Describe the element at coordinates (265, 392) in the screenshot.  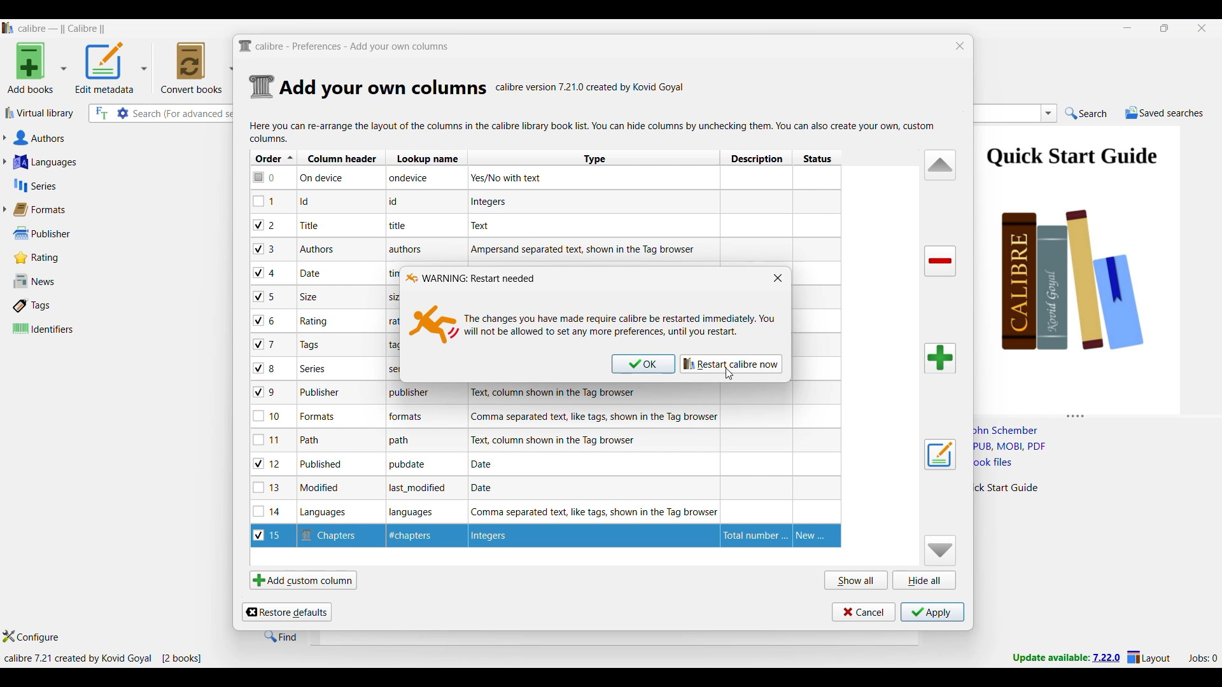
I see `checkbox - 9` at that location.